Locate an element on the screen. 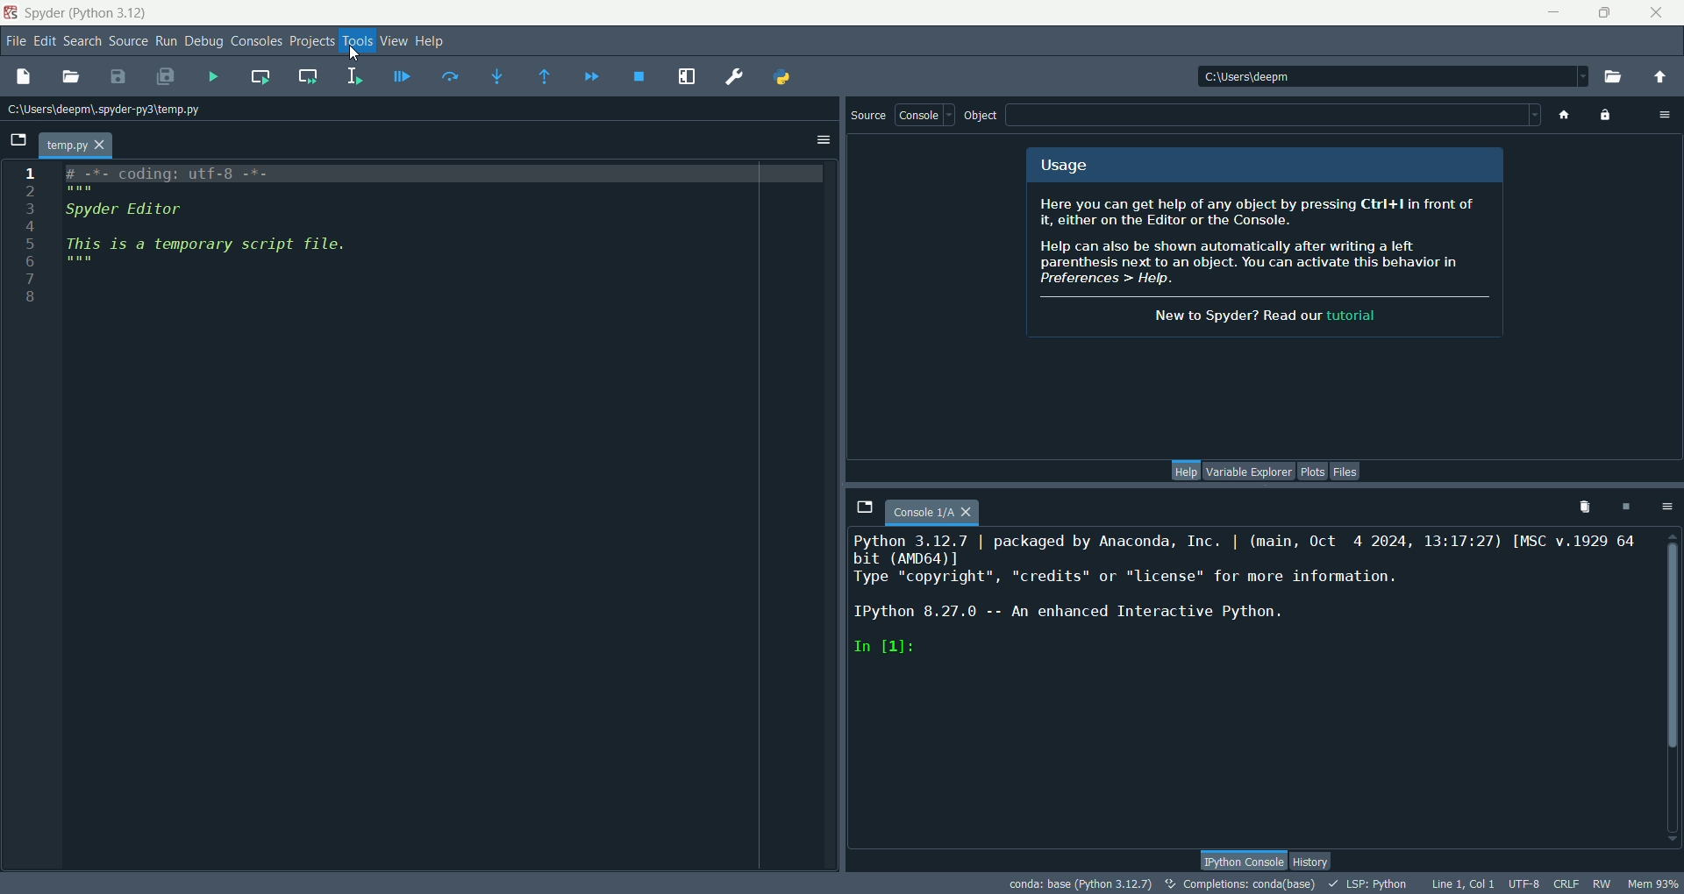  help is located at coordinates (430, 42).